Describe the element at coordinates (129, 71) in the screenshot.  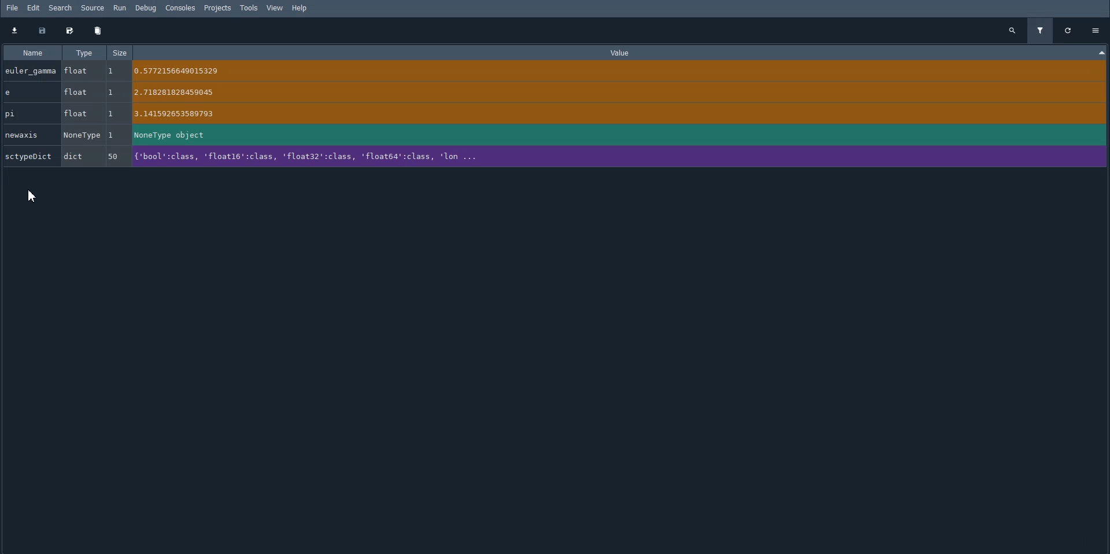
I see `euler_gamma` at that location.